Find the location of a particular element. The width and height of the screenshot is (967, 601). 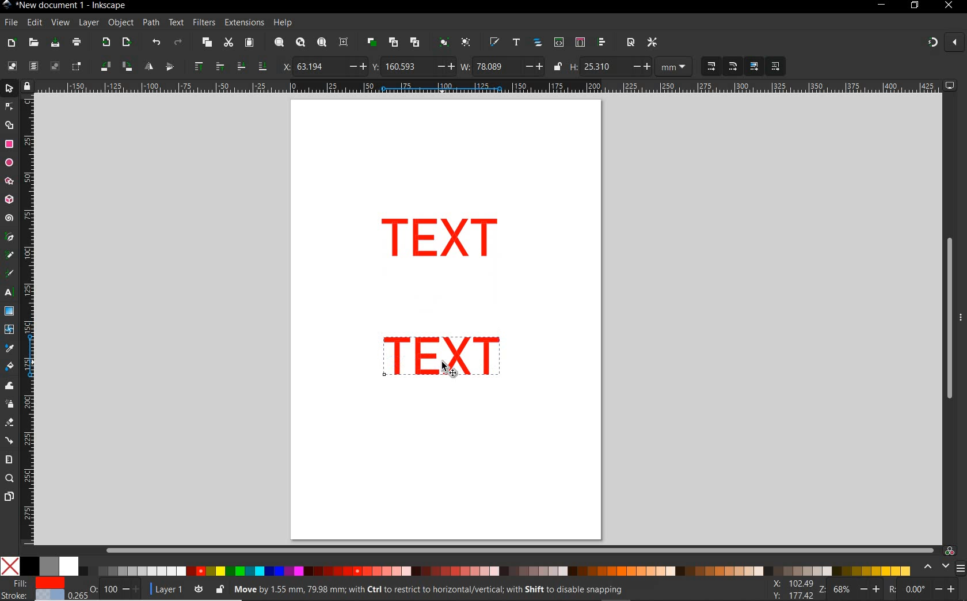

cursor is located at coordinates (448, 371).